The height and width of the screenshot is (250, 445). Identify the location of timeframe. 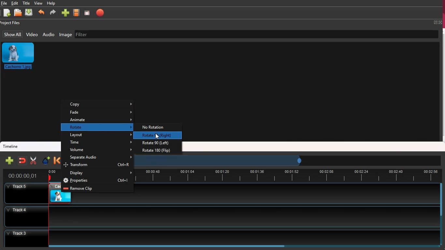
(220, 161).